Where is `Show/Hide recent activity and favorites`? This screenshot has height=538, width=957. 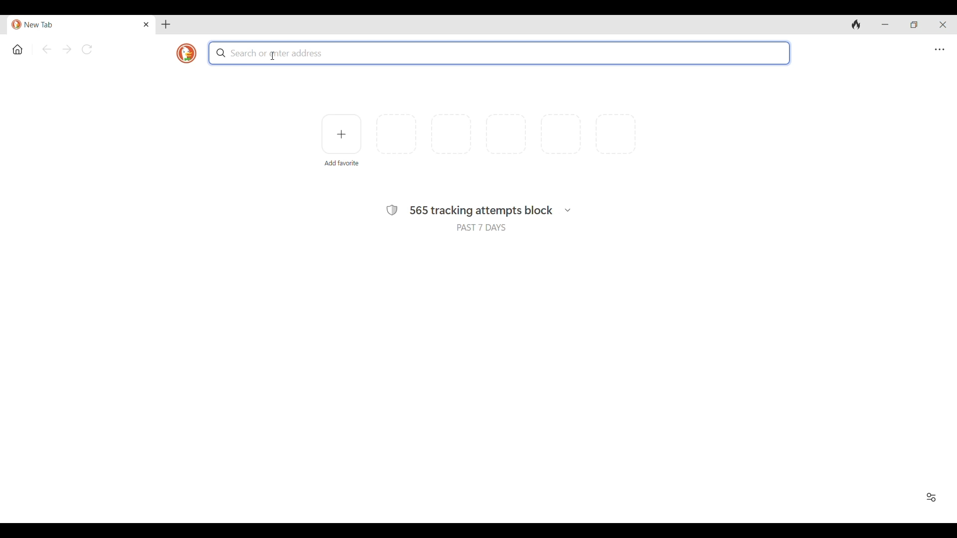
Show/Hide recent activity and favorites is located at coordinates (931, 497).